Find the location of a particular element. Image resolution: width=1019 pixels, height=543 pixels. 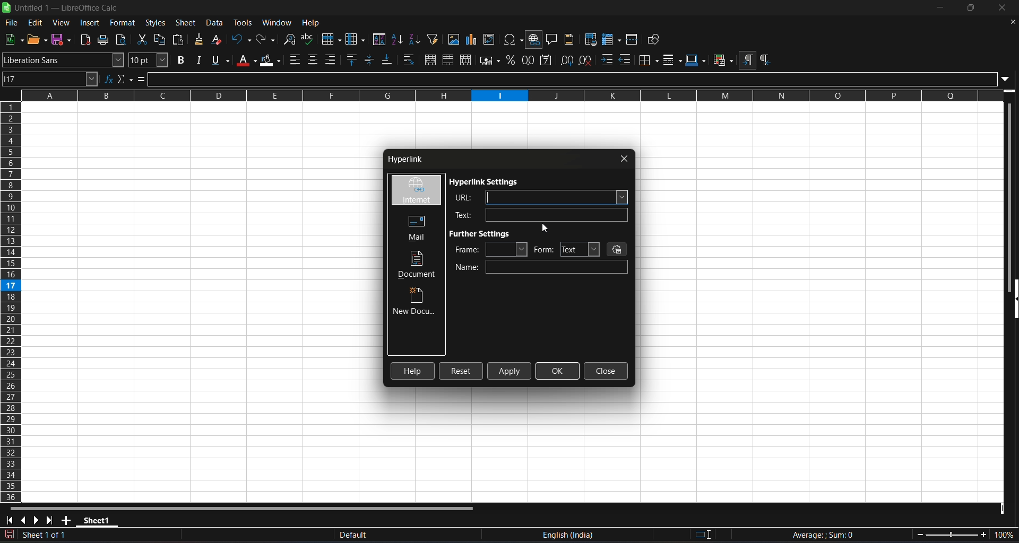

left to right is located at coordinates (747, 59).